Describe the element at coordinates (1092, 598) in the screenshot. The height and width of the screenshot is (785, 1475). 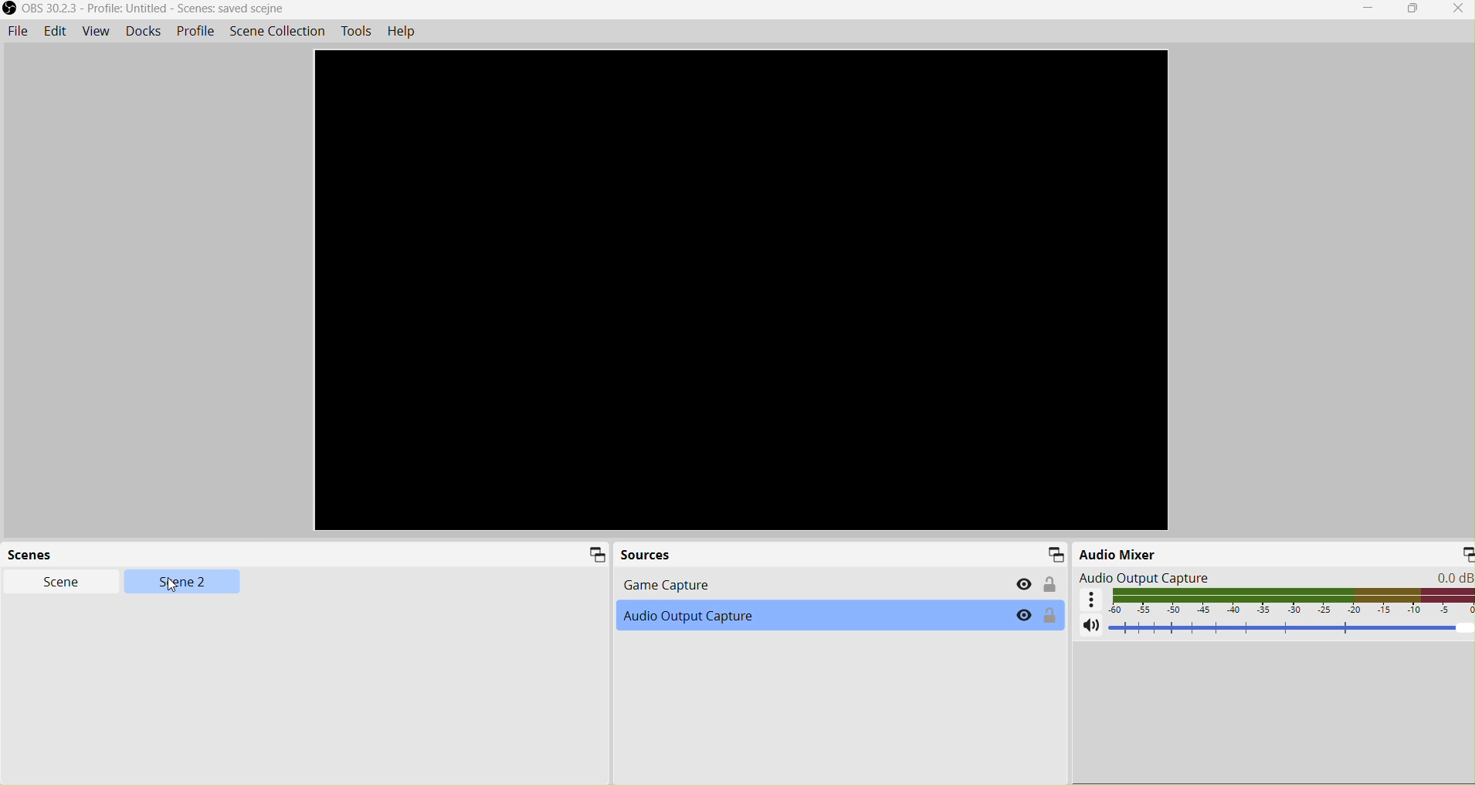
I see `Advance audio setting` at that location.